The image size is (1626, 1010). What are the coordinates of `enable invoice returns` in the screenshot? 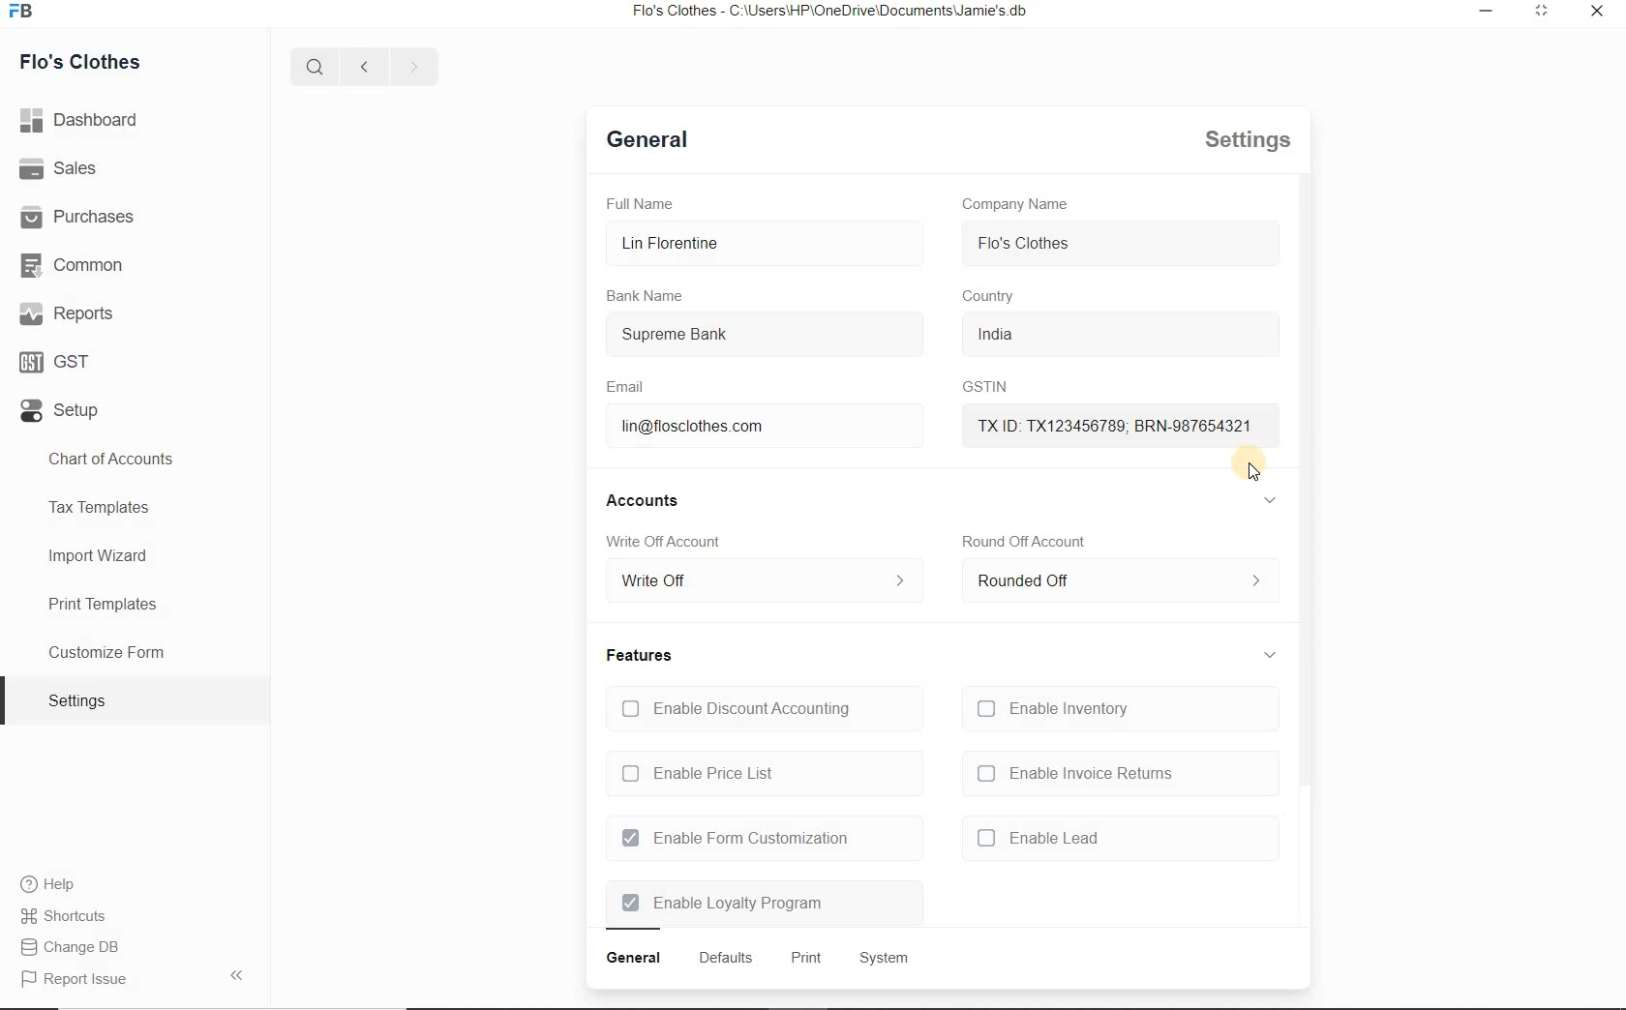 It's located at (1074, 774).